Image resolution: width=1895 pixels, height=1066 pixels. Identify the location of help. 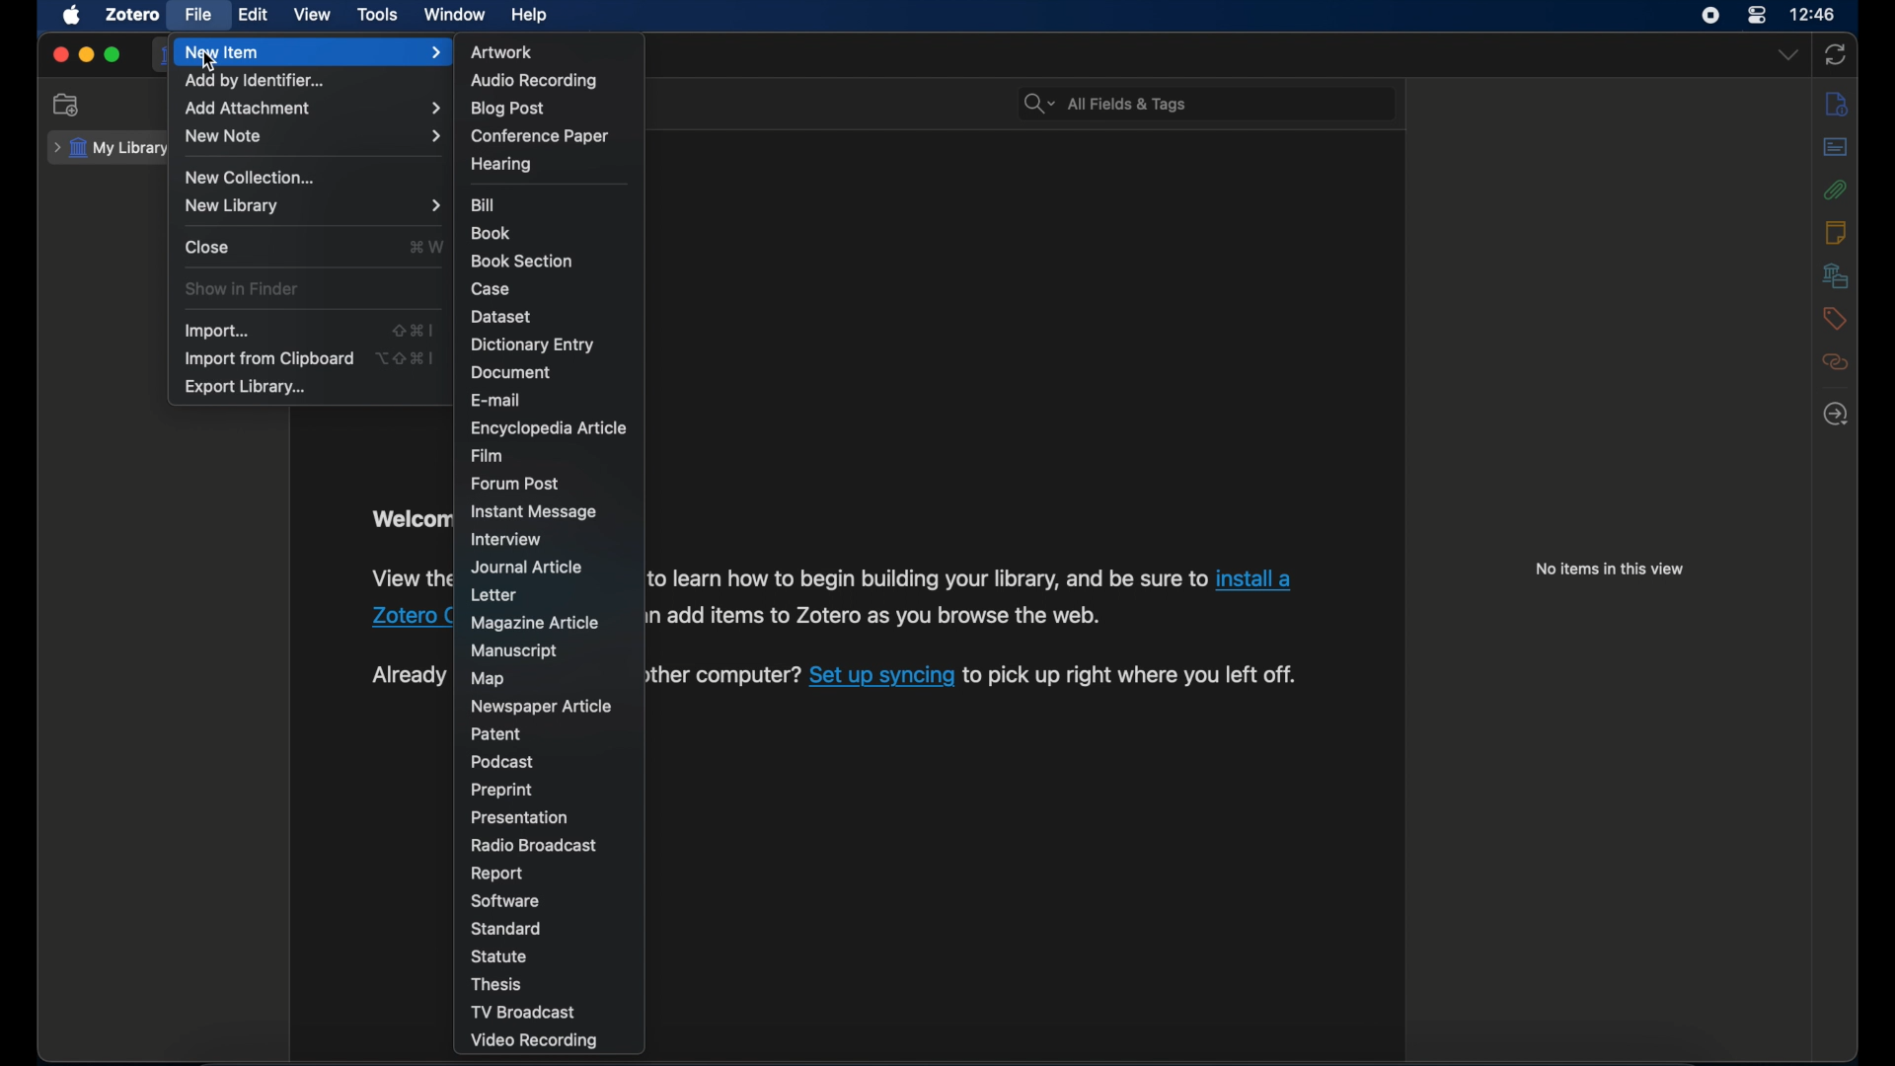
(531, 16).